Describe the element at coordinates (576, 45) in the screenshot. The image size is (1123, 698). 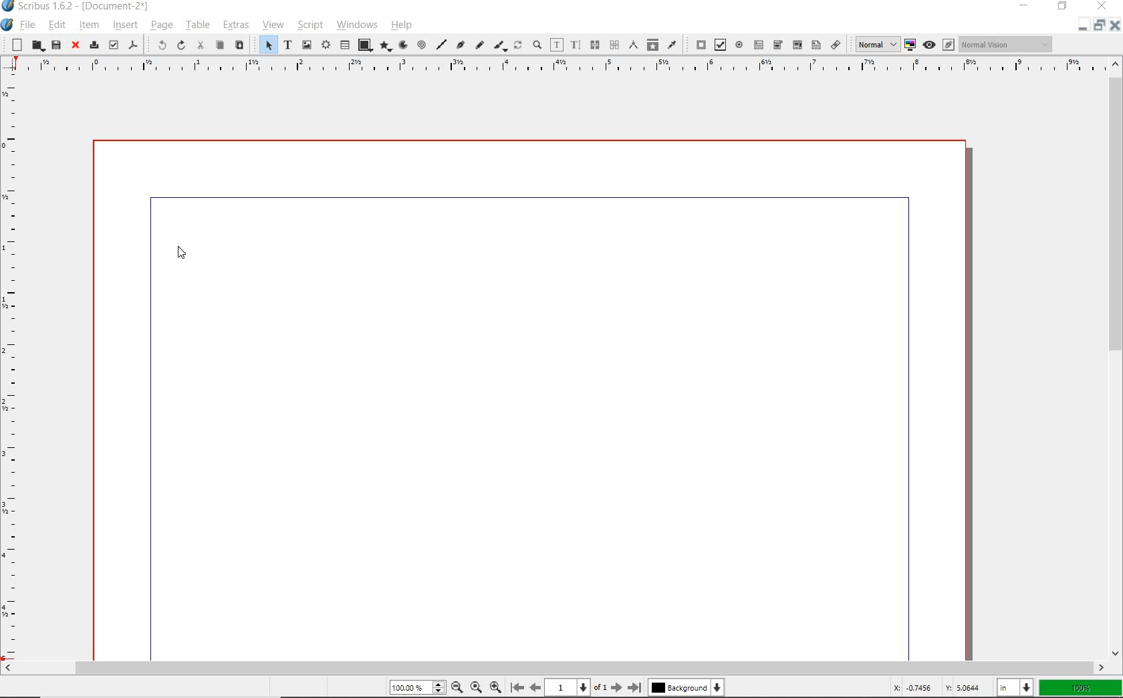
I see `edit text with story editor` at that location.